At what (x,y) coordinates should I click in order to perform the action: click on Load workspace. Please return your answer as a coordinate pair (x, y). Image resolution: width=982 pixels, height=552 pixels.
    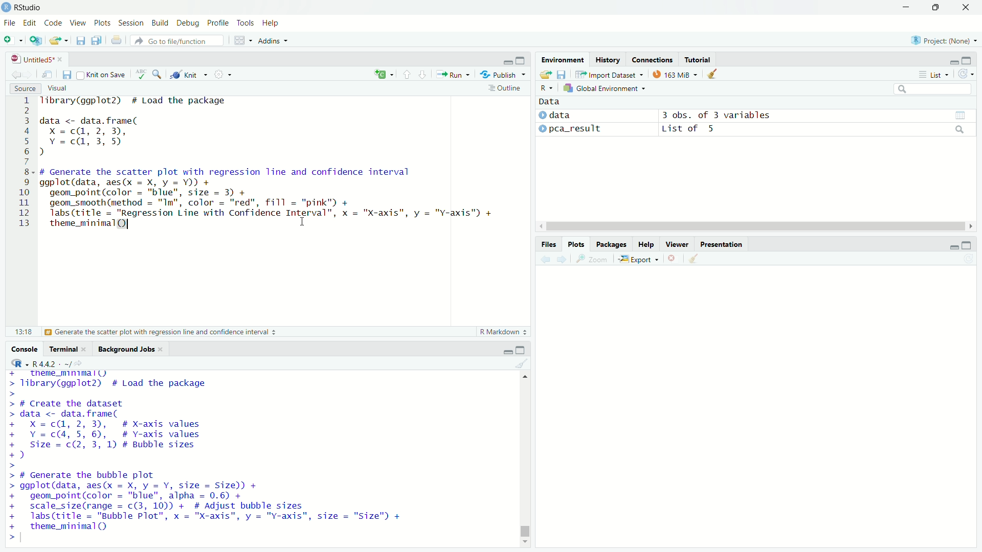
    Looking at the image, I should click on (545, 74).